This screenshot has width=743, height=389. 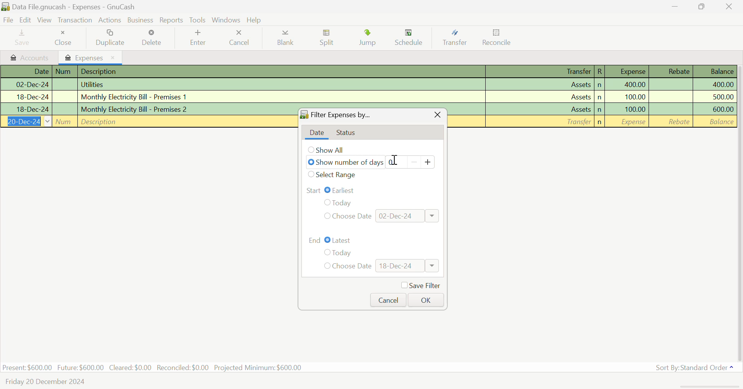 What do you see at coordinates (600, 72) in the screenshot?
I see `R` at bounding box center [600, 72].